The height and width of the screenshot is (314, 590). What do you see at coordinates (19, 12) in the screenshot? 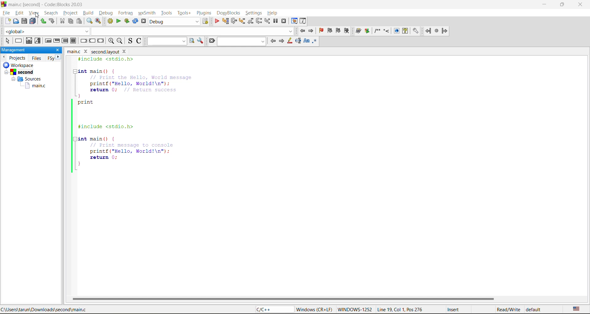
I see `edit` at bounding box center [19, 12].